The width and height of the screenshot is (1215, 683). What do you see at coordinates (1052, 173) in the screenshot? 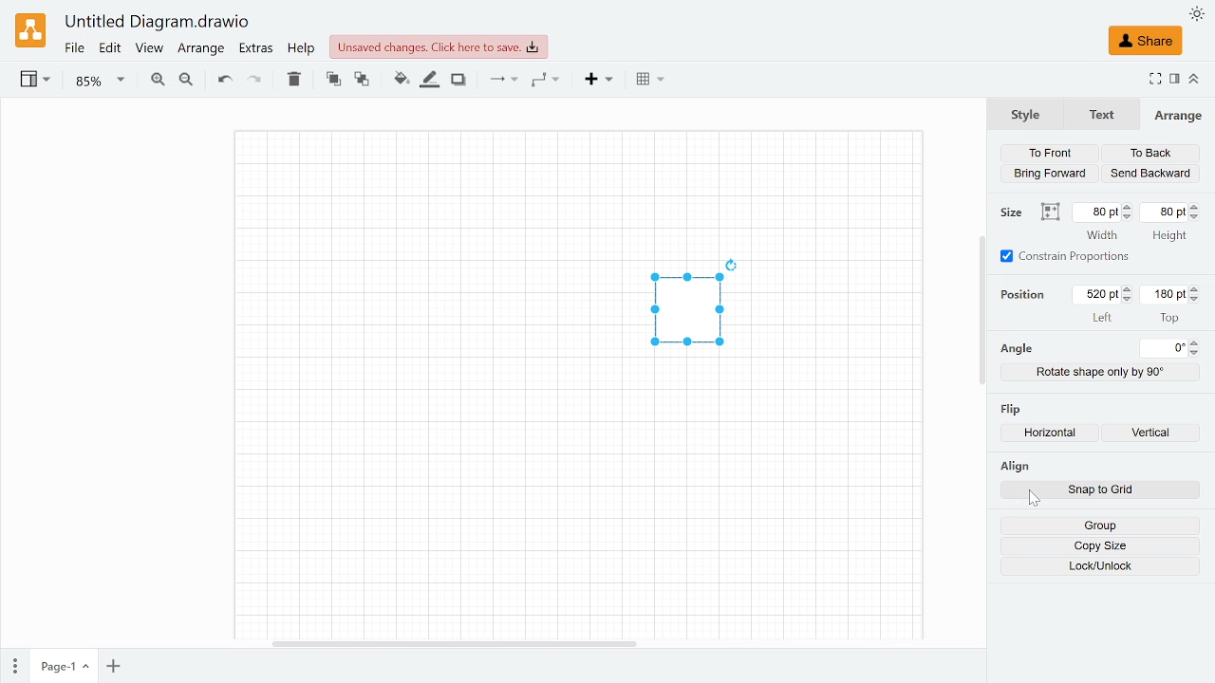
I see `Bring forward` at bounding box center [1052, 173].